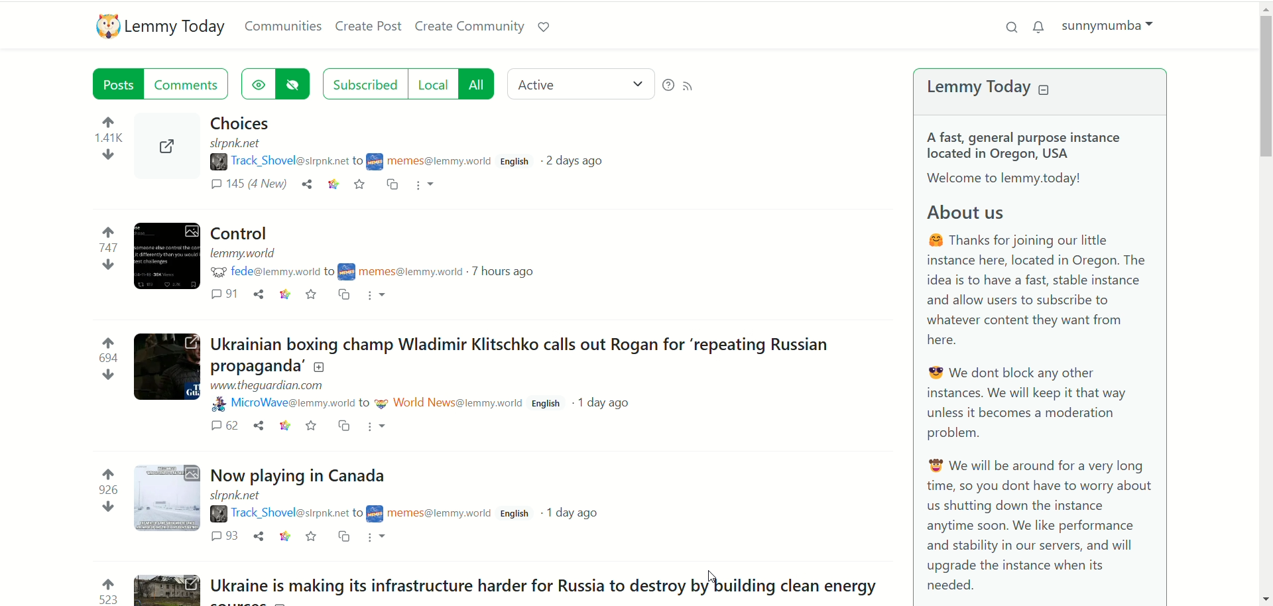  What do you see at coordinates (1262, 301) in the screenshot?
I see `vertical scroll bar` at bounding box center [1262, 301].